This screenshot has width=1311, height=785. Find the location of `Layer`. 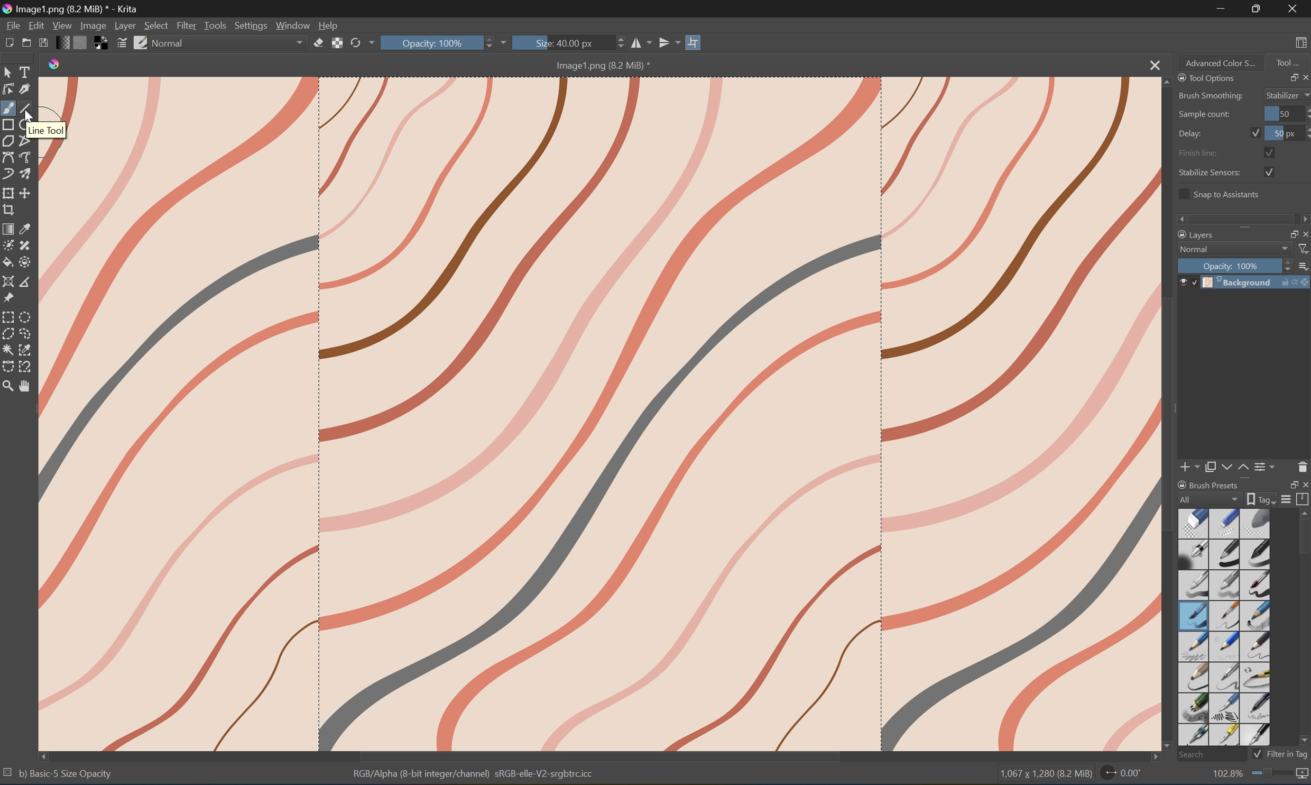

Layer is located at coordinates (125, 25).